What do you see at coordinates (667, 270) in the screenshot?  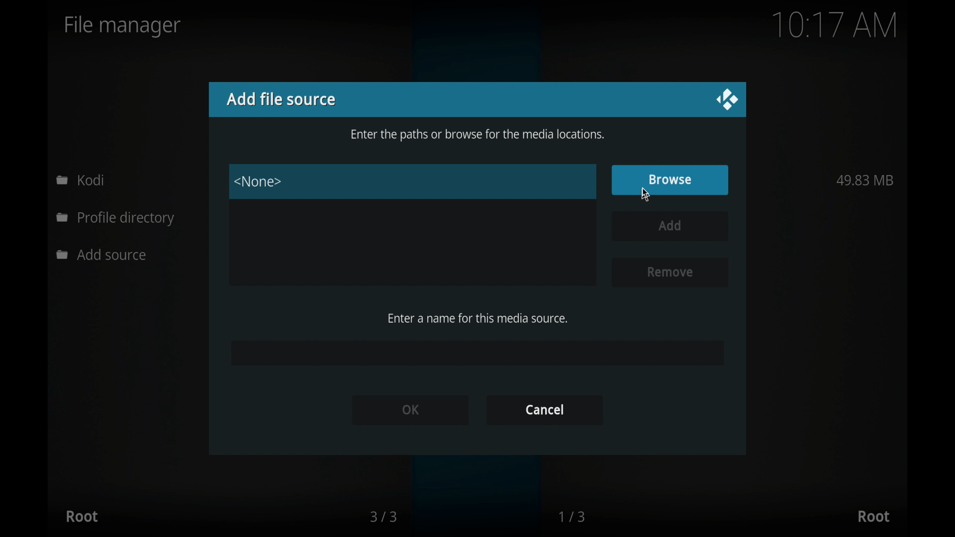 I see `remove` at bounding box center [667, 270].